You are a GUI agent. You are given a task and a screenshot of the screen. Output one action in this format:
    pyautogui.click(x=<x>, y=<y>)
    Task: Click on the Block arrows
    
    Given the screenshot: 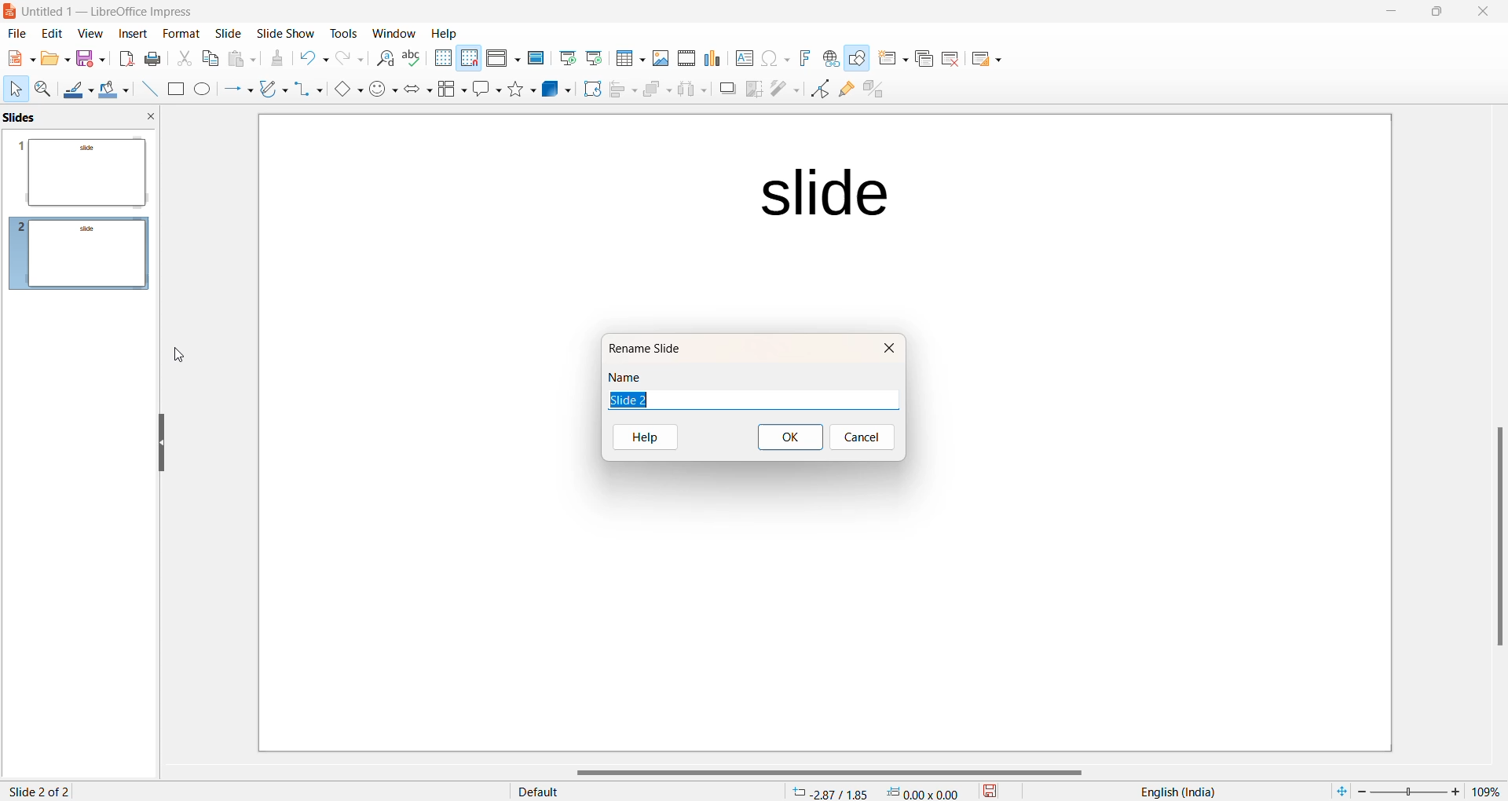 What is the action you would take?
    pyautogui.click(x=415, y=91)
    